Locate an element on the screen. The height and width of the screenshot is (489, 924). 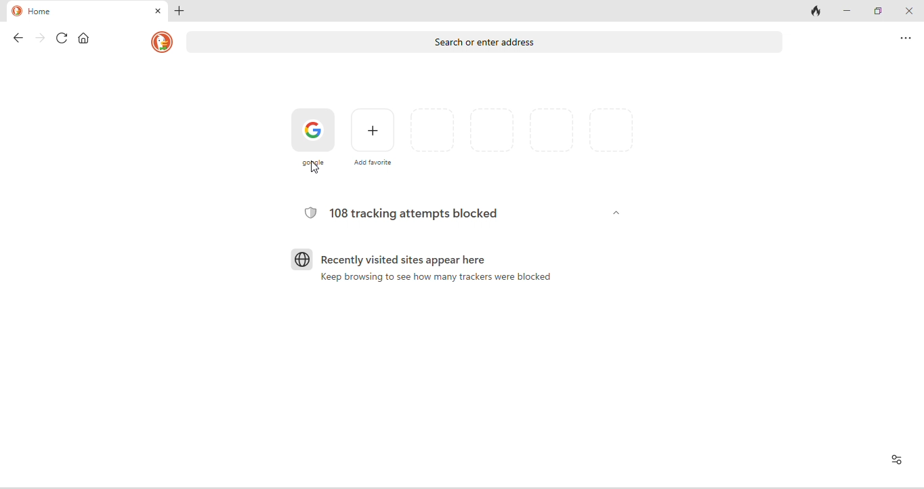
View site information is located at coordinates (896, 459).